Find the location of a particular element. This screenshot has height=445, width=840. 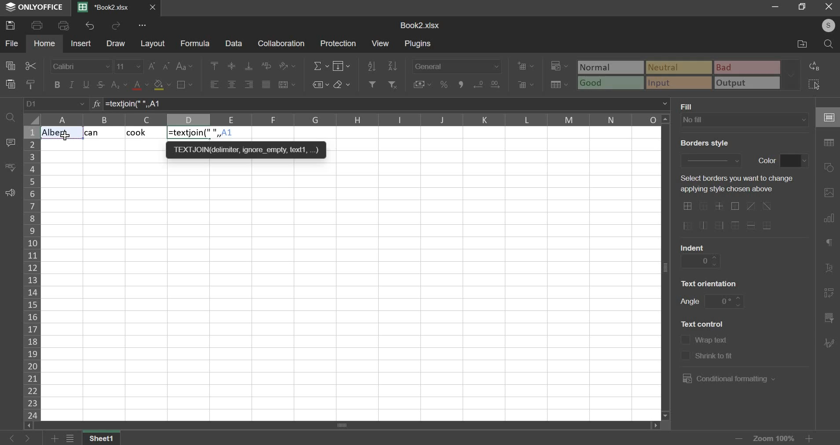

table is located at coordinates (829, 143).